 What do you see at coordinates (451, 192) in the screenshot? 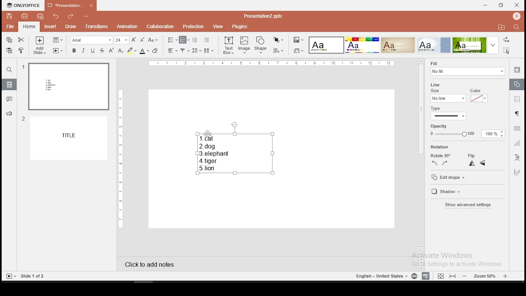
I see `shadow` at bounding box center [451, 192].